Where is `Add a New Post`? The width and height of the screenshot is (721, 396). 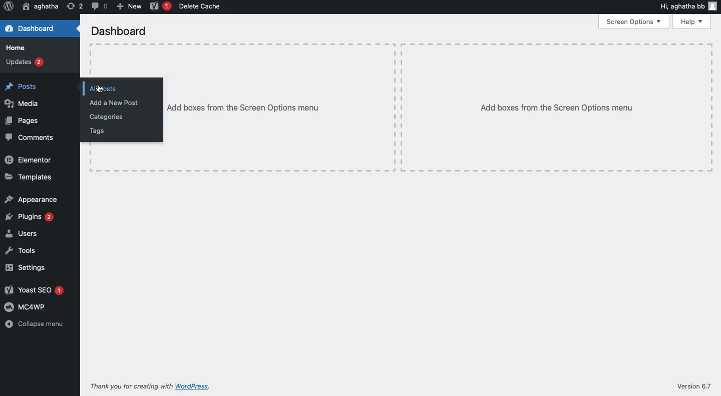 Add a New Post is located at coordinates (114, 102).